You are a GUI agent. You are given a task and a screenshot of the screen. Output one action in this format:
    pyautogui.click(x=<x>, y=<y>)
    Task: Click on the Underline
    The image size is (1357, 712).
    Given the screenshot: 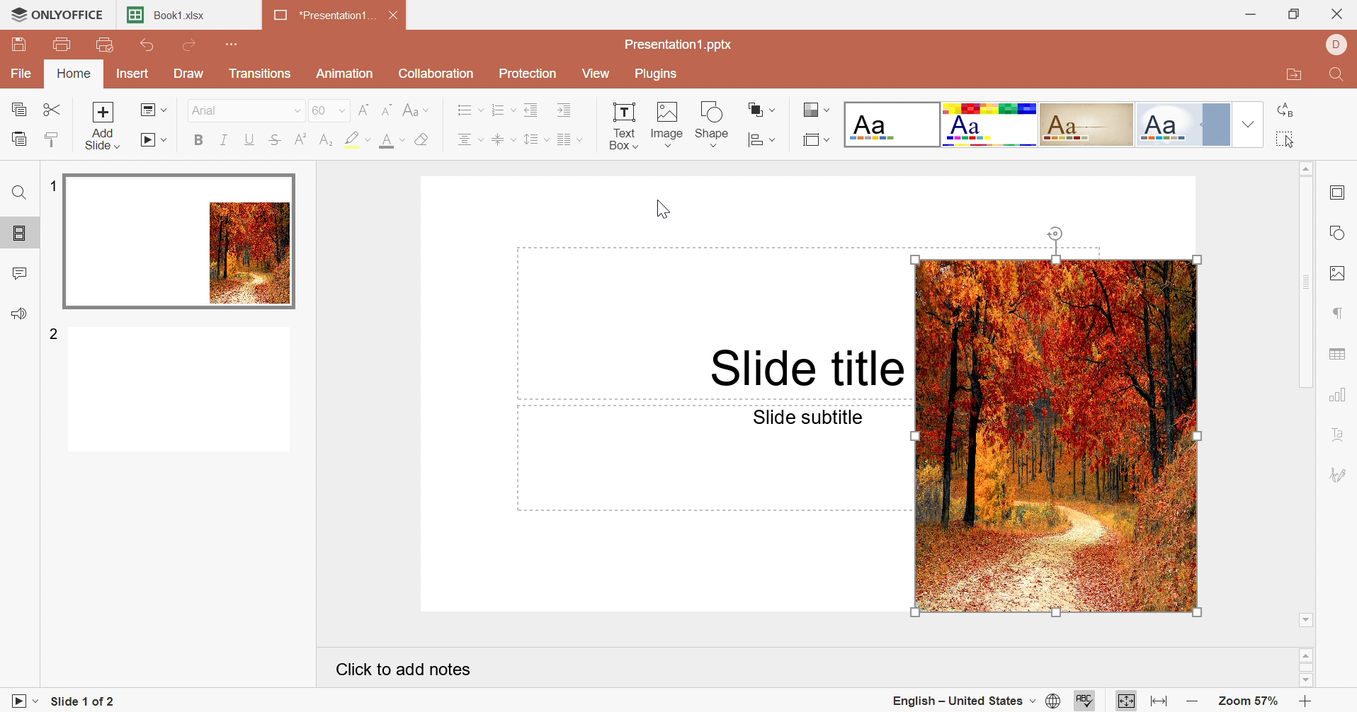 What is the action you would take?
    pyautogui.click(x=248, y=139)
    